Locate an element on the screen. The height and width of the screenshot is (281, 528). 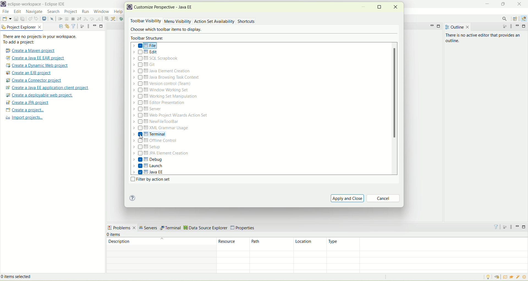
project explorer is located at coordinates (22, 27).